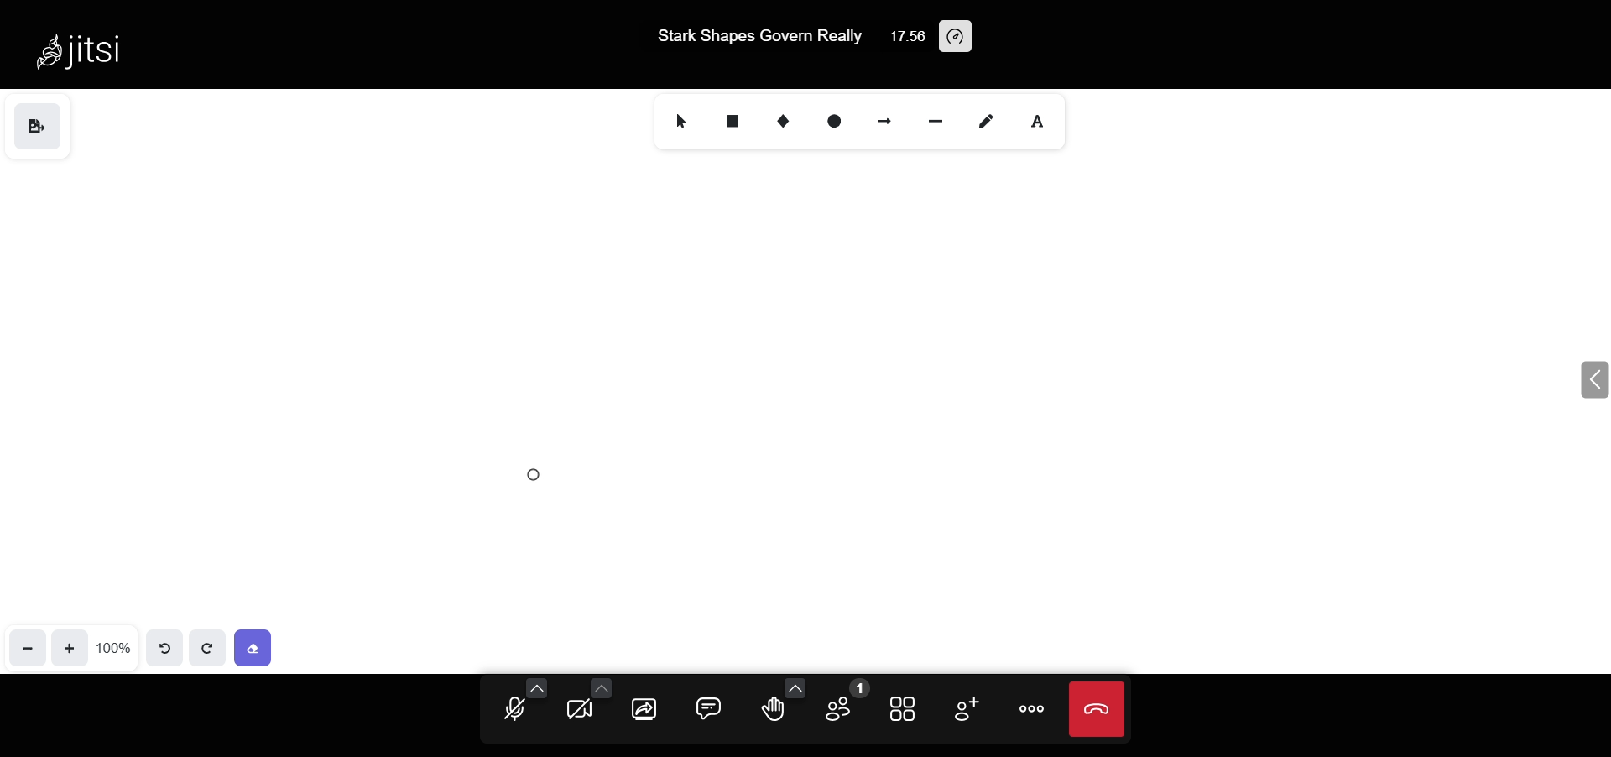  What do you see at coordinates (27, 647) in the screenshot?
I see `zoom out` at bounding box center [27, 647].